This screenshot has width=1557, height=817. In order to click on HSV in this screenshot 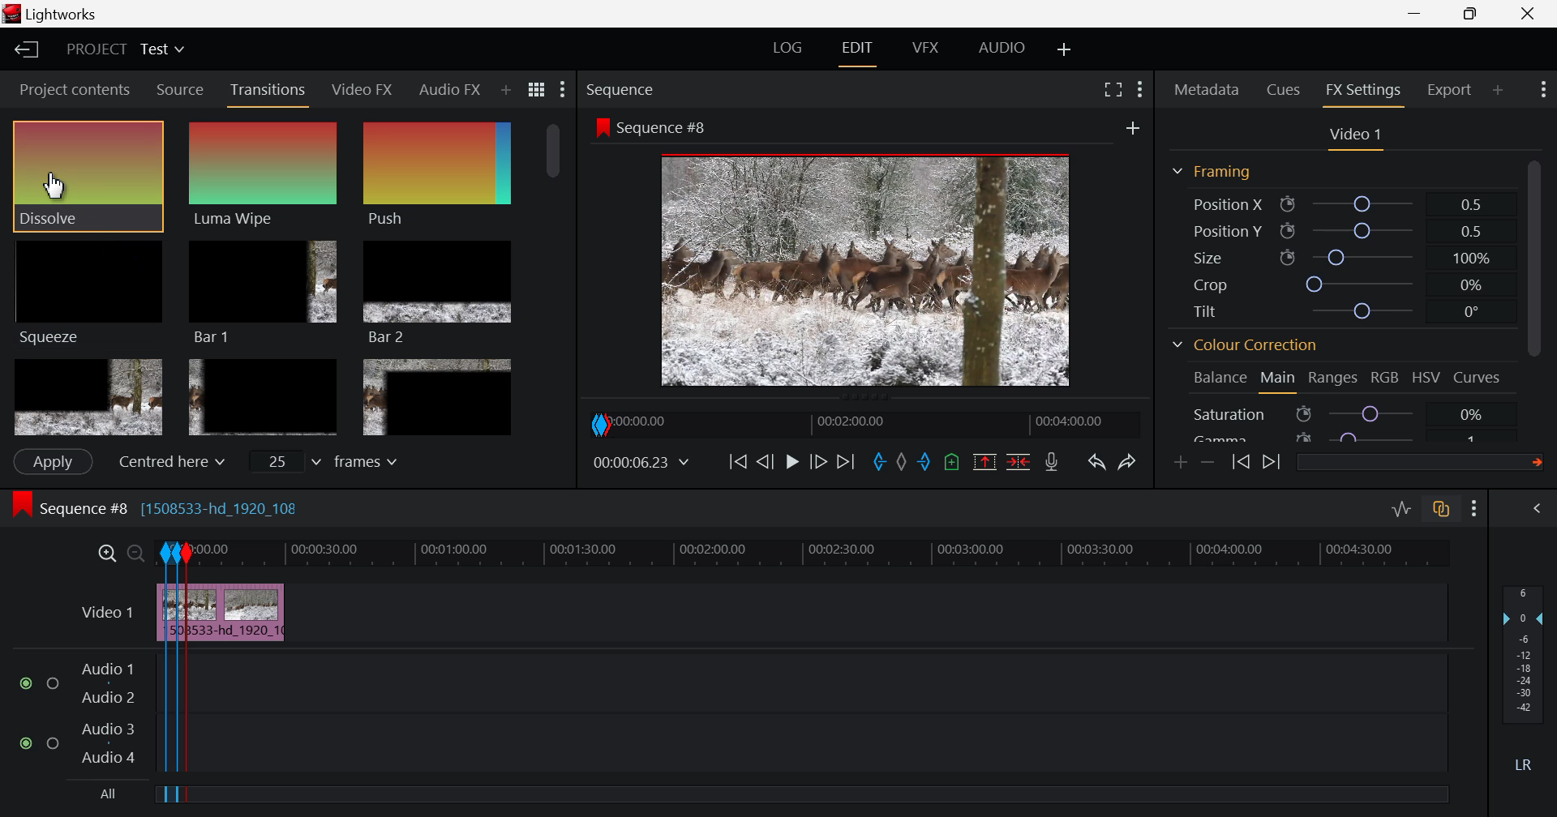, I will do `click(1426, 379)`.